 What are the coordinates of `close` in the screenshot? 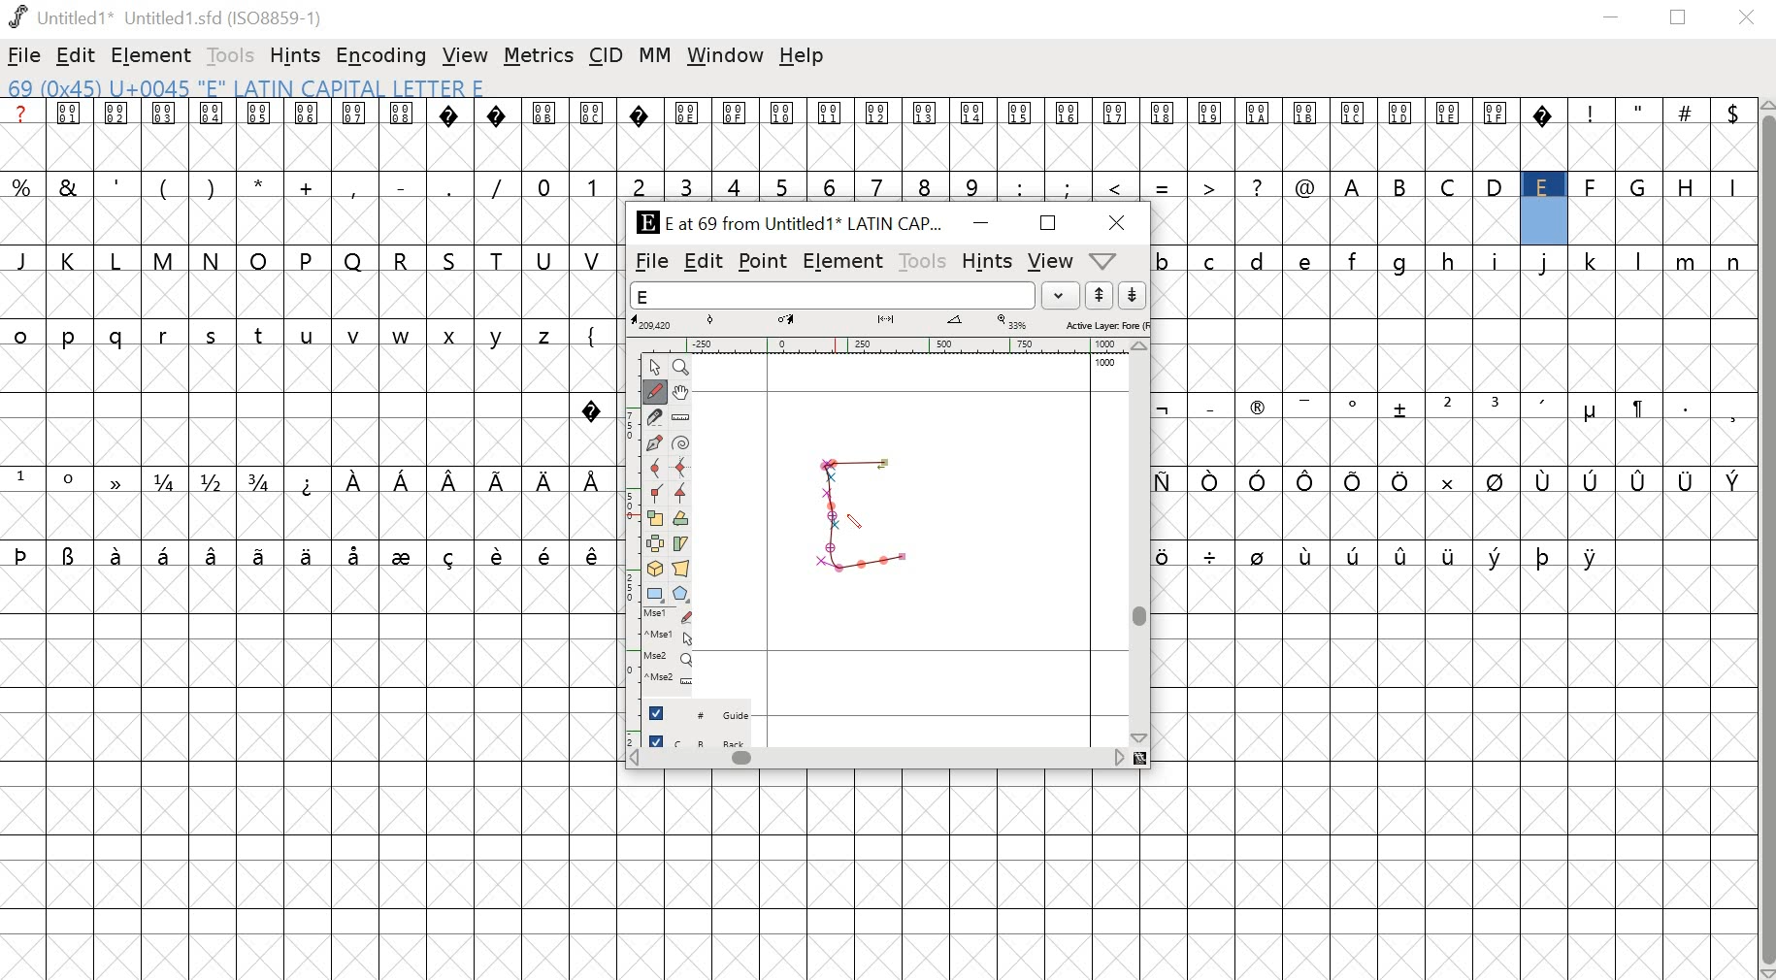 It's located at (1120, 223).